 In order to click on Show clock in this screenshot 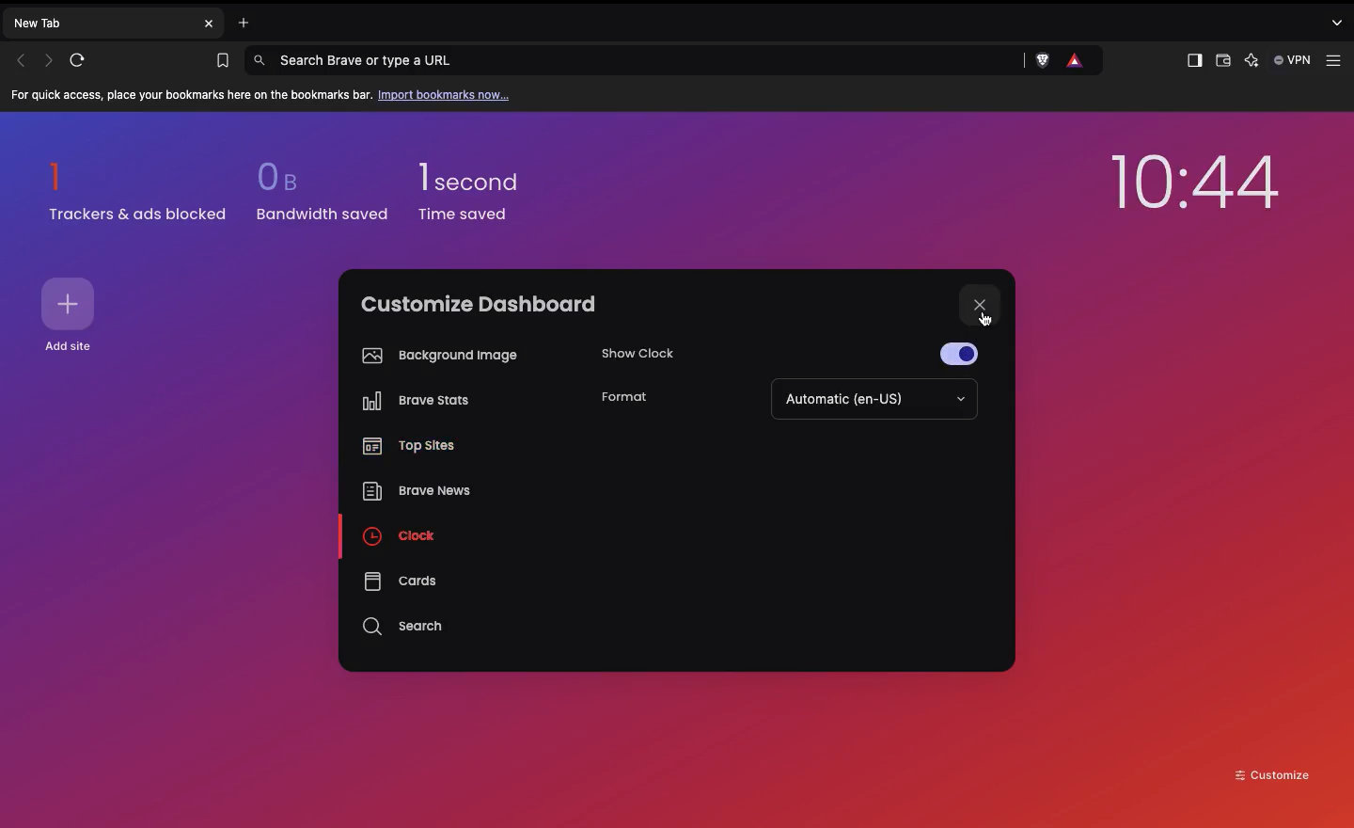, I will do `click(653, 348)`.